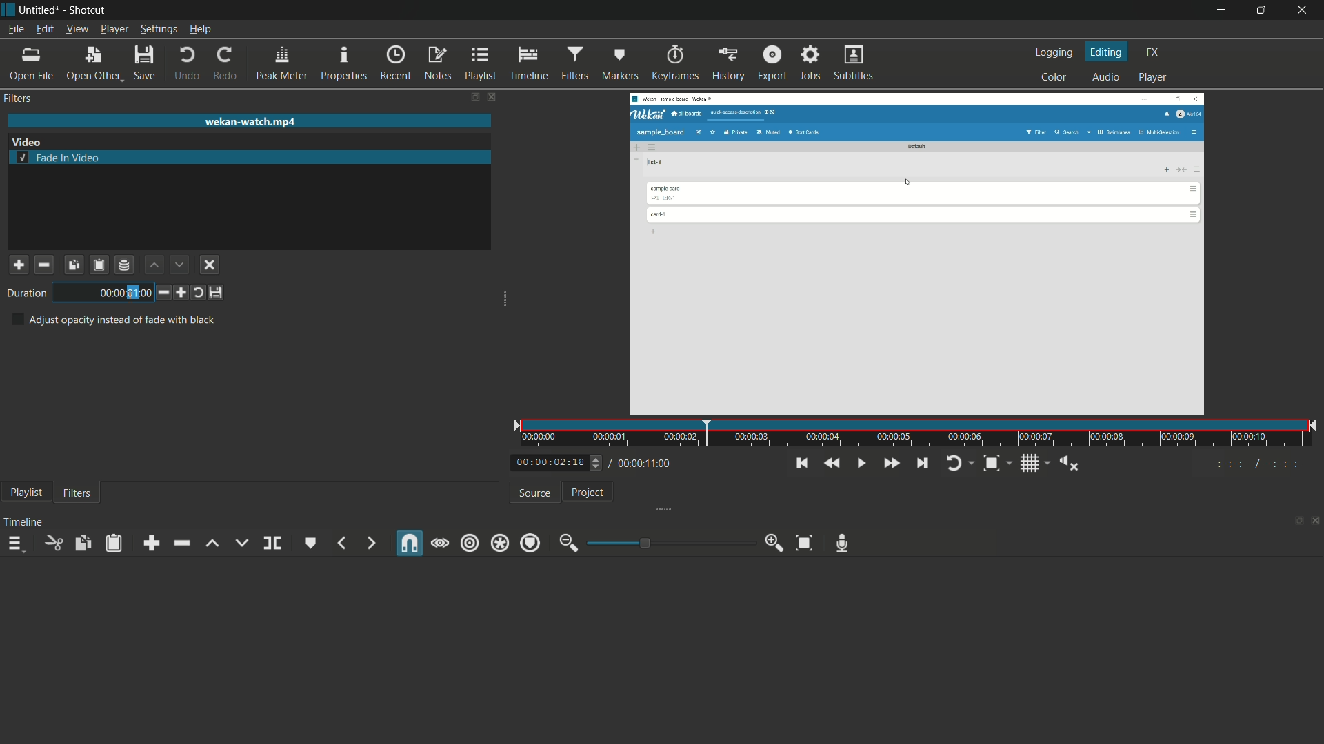  I want to click on zoom out, so click(569, 543).